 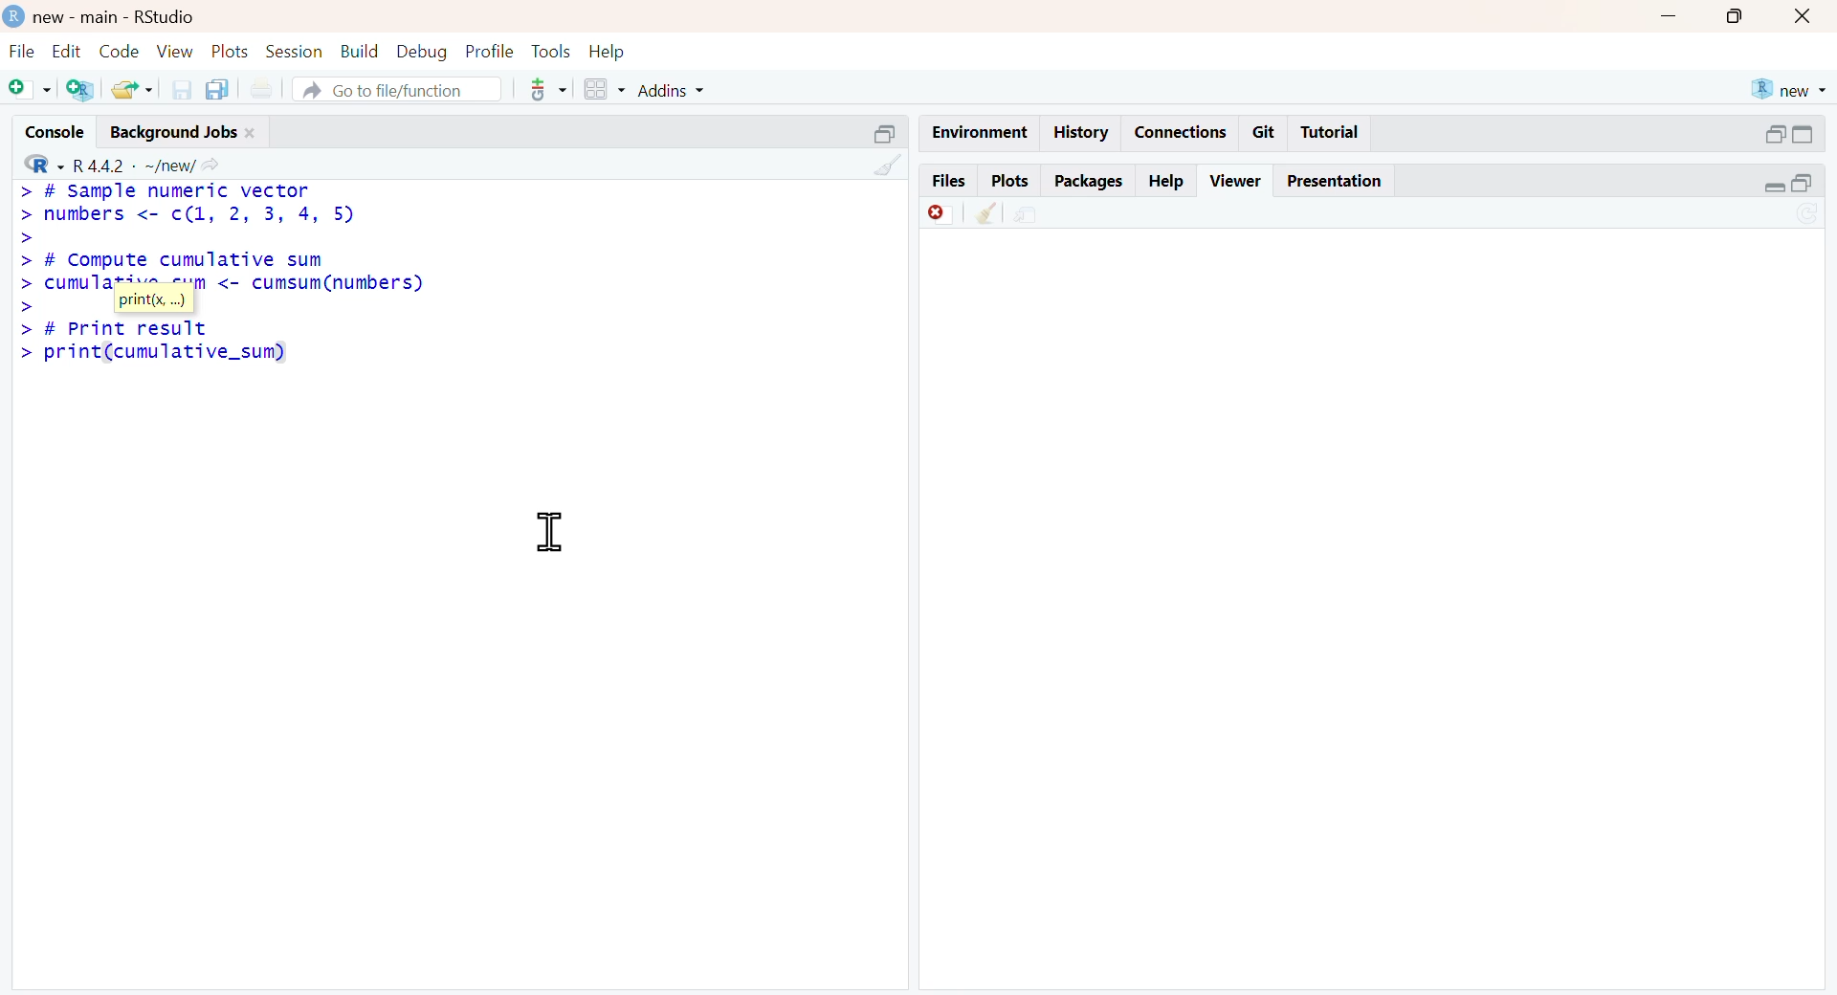 I want to click on new - main - RStudio, so click(x=117, y=18).